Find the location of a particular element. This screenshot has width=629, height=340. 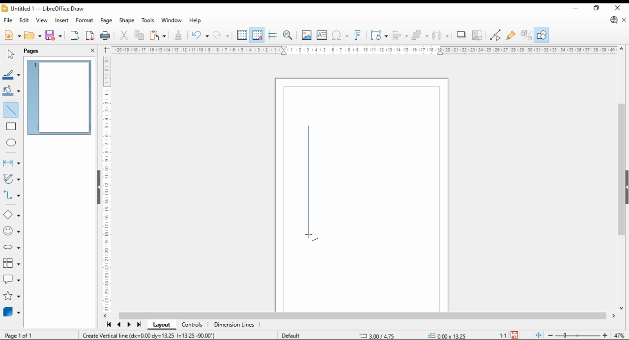

close pane is located at coordinates (92, 50).